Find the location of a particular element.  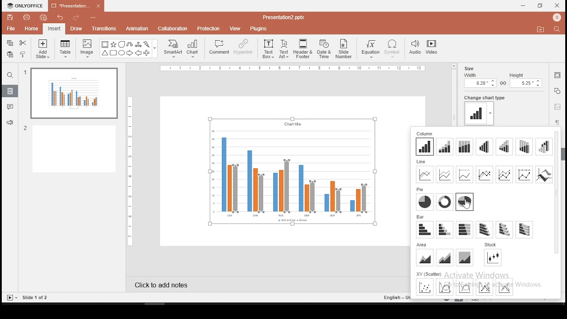

restore is located at coordinates (540, 5).